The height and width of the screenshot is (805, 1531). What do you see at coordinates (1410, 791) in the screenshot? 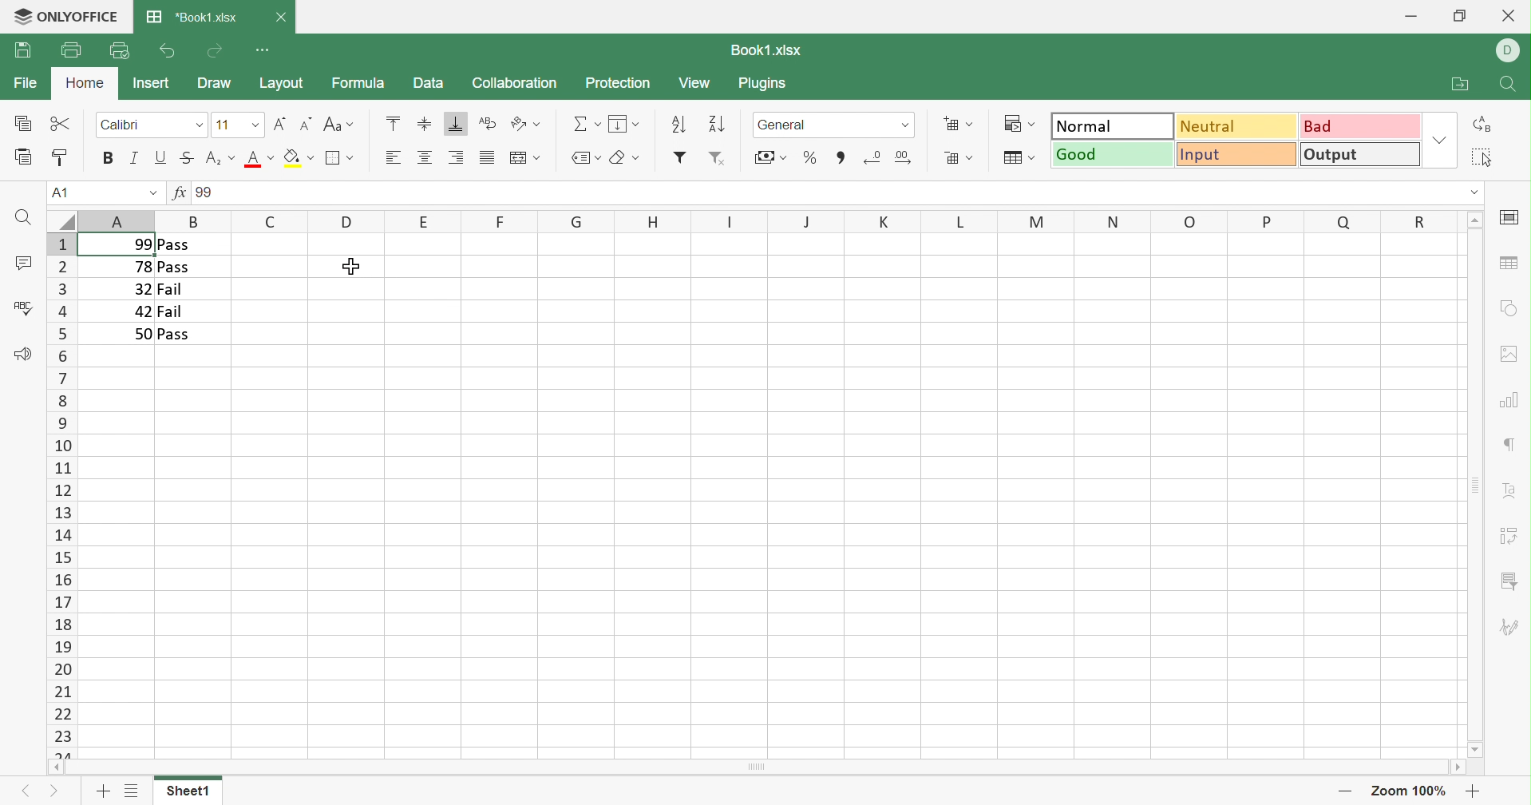
I see `Zoom 100%` at bounding box center [1410, 791].